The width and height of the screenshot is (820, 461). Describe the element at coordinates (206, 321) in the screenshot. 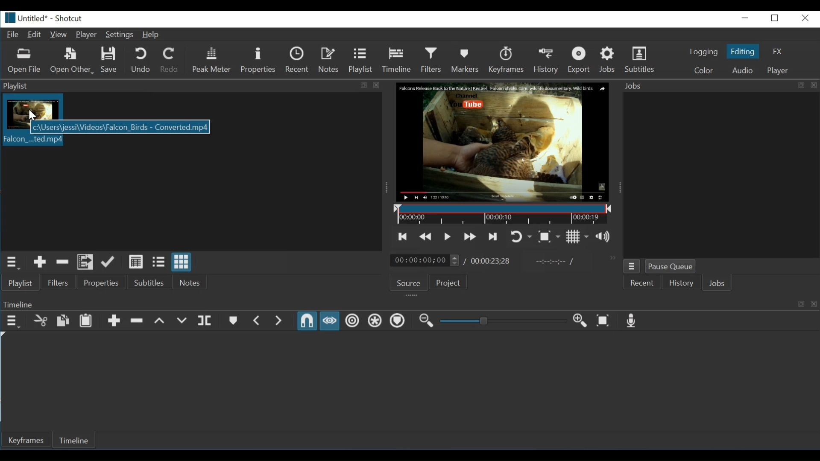

I see `Split at playhead` at that location.